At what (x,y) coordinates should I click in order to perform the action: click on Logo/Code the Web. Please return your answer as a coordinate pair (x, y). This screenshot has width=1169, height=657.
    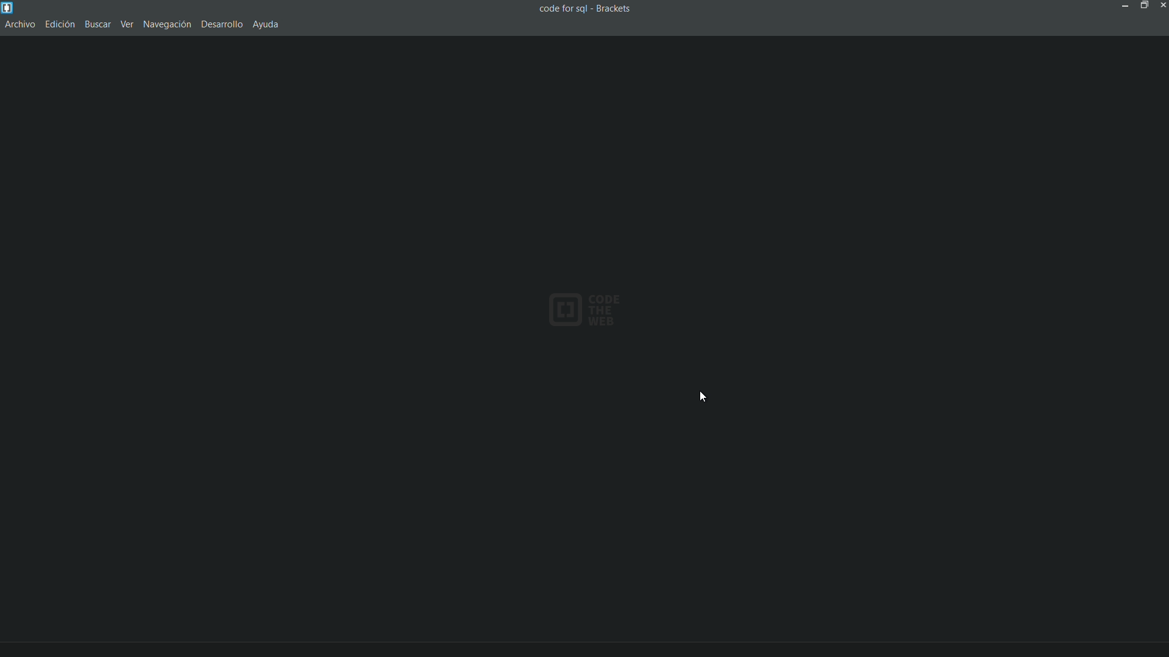
    Looking at the image, I should click on (589, 308).